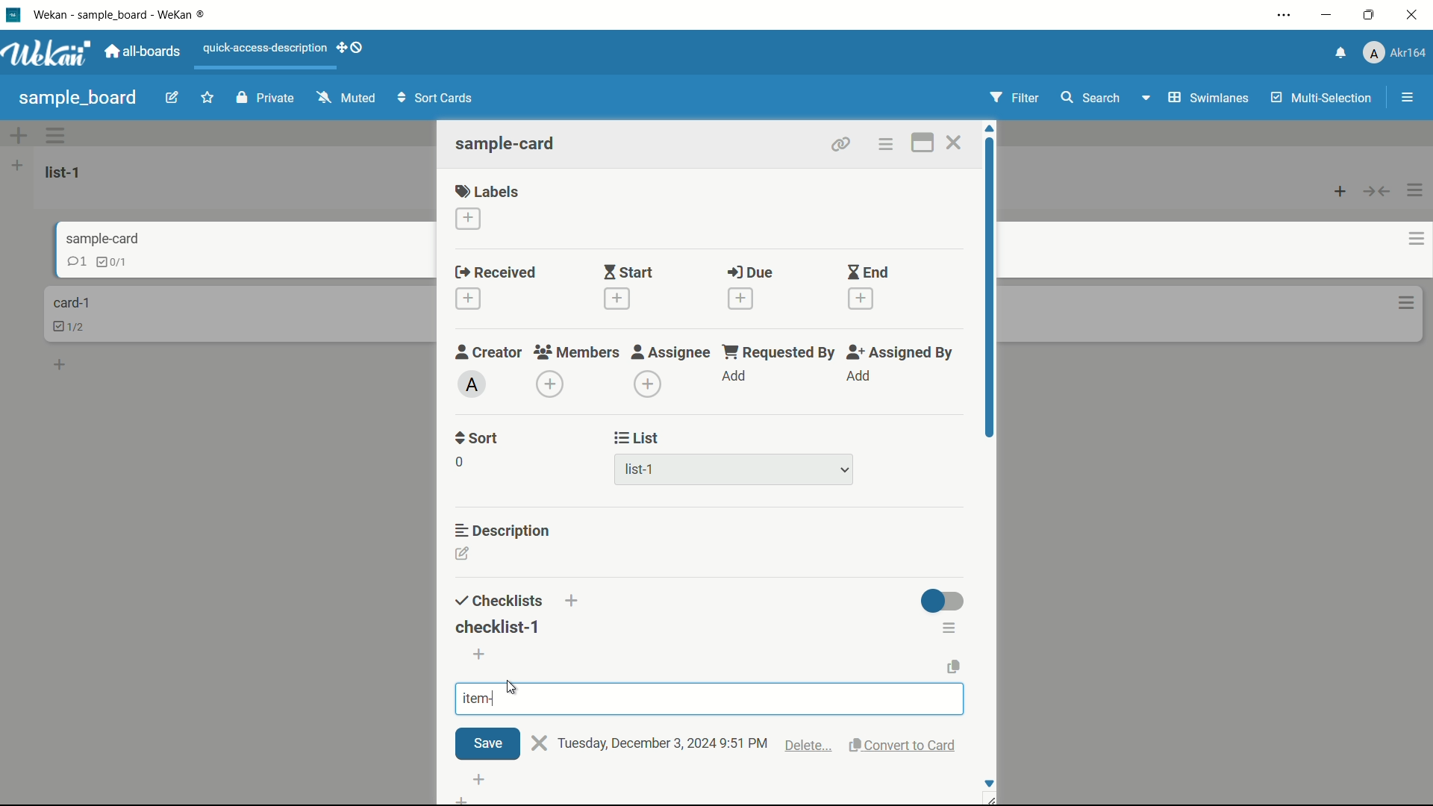  What do you see at coordinates (500, 602) in the screenshot?
I see `checklists` at bounding box center [500, 602].